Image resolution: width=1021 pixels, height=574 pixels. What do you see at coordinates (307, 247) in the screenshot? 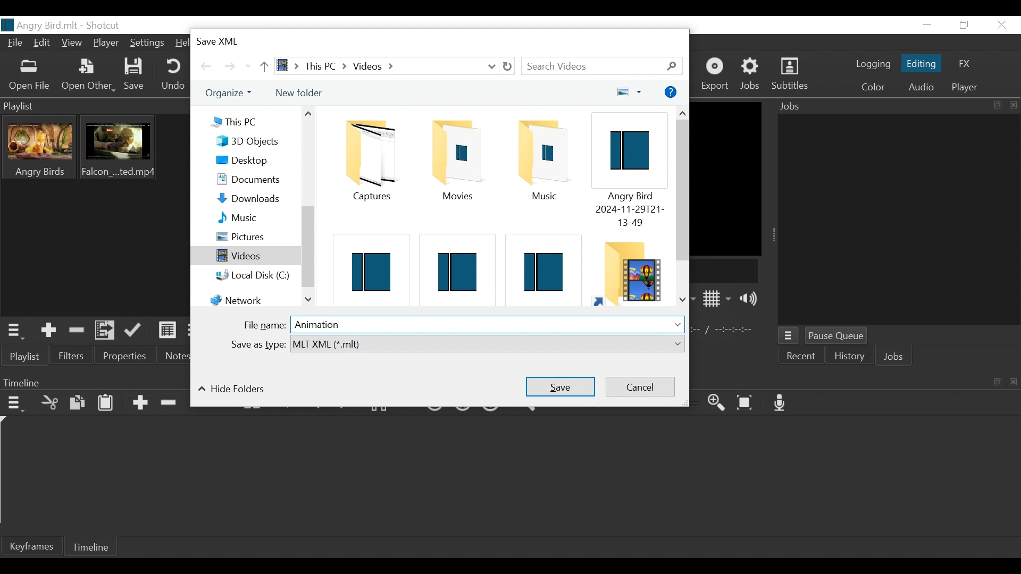
I see `Vertical Scroll bar` at bounding box center [307, 247].